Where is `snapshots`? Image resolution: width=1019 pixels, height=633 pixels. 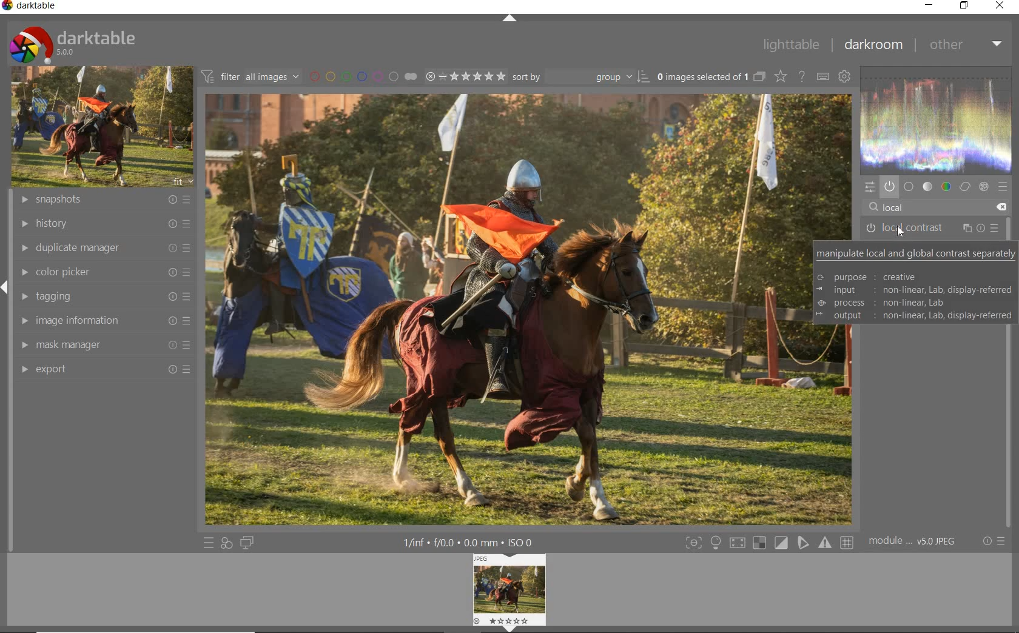 snapshots is located at coordinates (104, 201).